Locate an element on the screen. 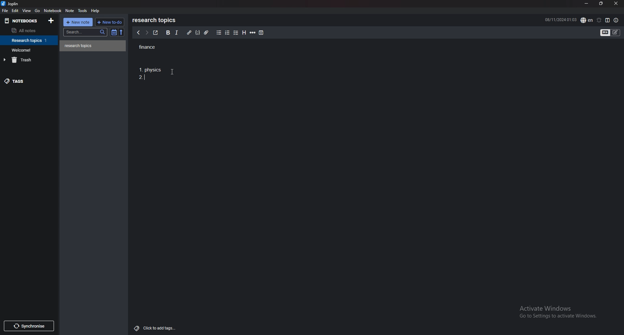  notebook is located at coordinates (30, 50).